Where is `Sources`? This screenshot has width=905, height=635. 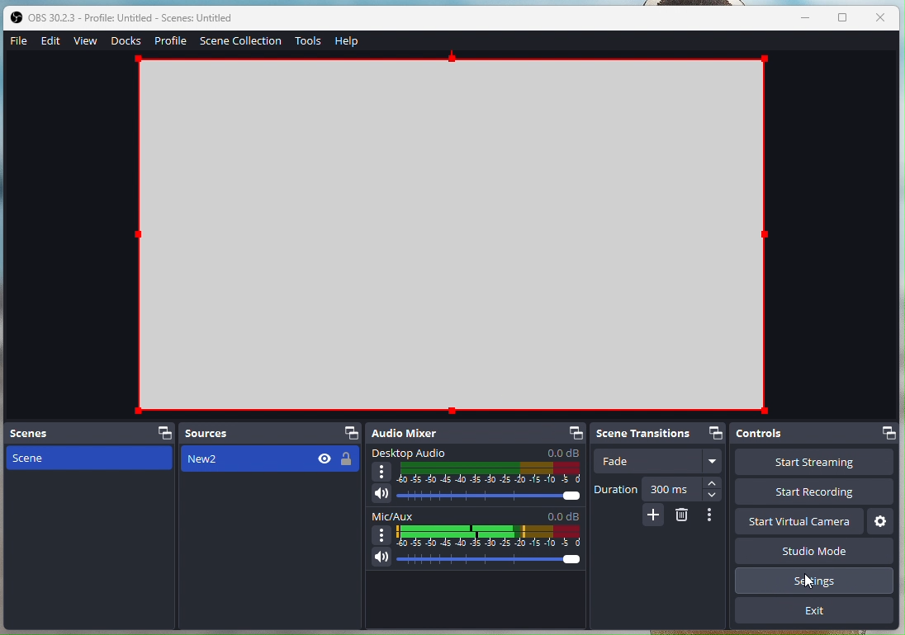 Sources is located at coordinates (235, 432).